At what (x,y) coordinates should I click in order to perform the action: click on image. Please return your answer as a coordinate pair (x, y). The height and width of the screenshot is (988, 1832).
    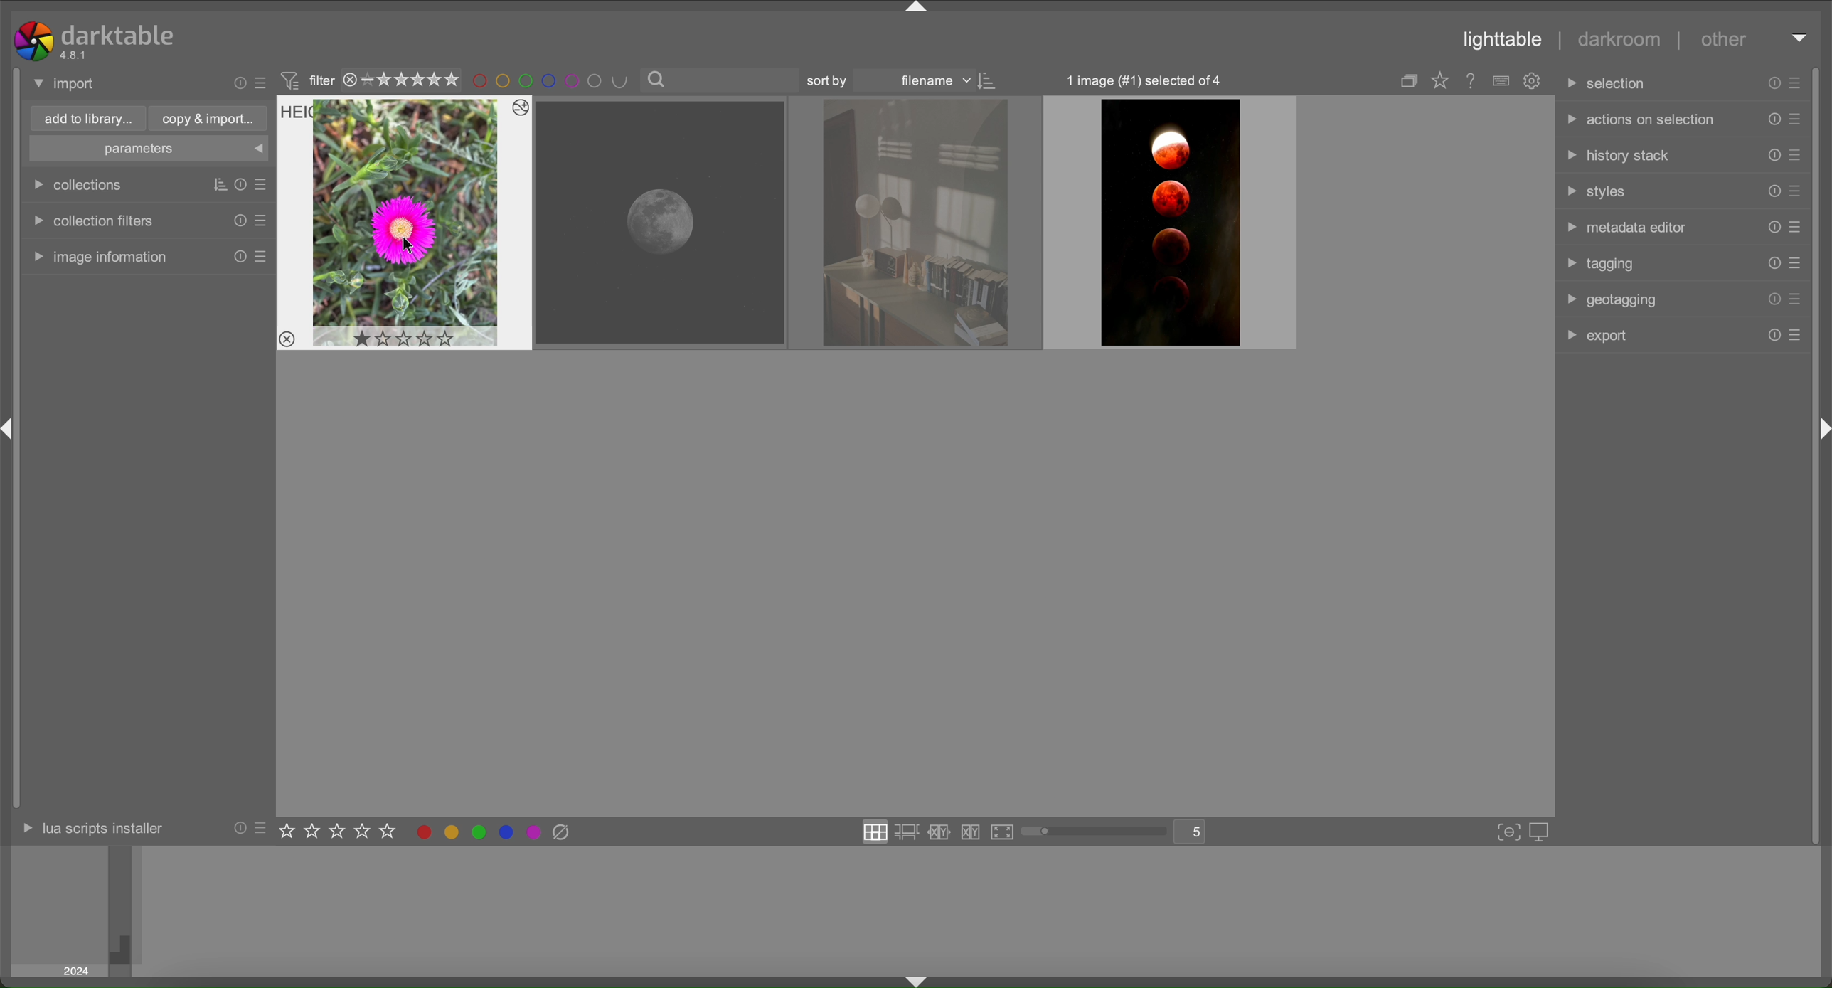
    Looking at the image, I should click on (917, 223).